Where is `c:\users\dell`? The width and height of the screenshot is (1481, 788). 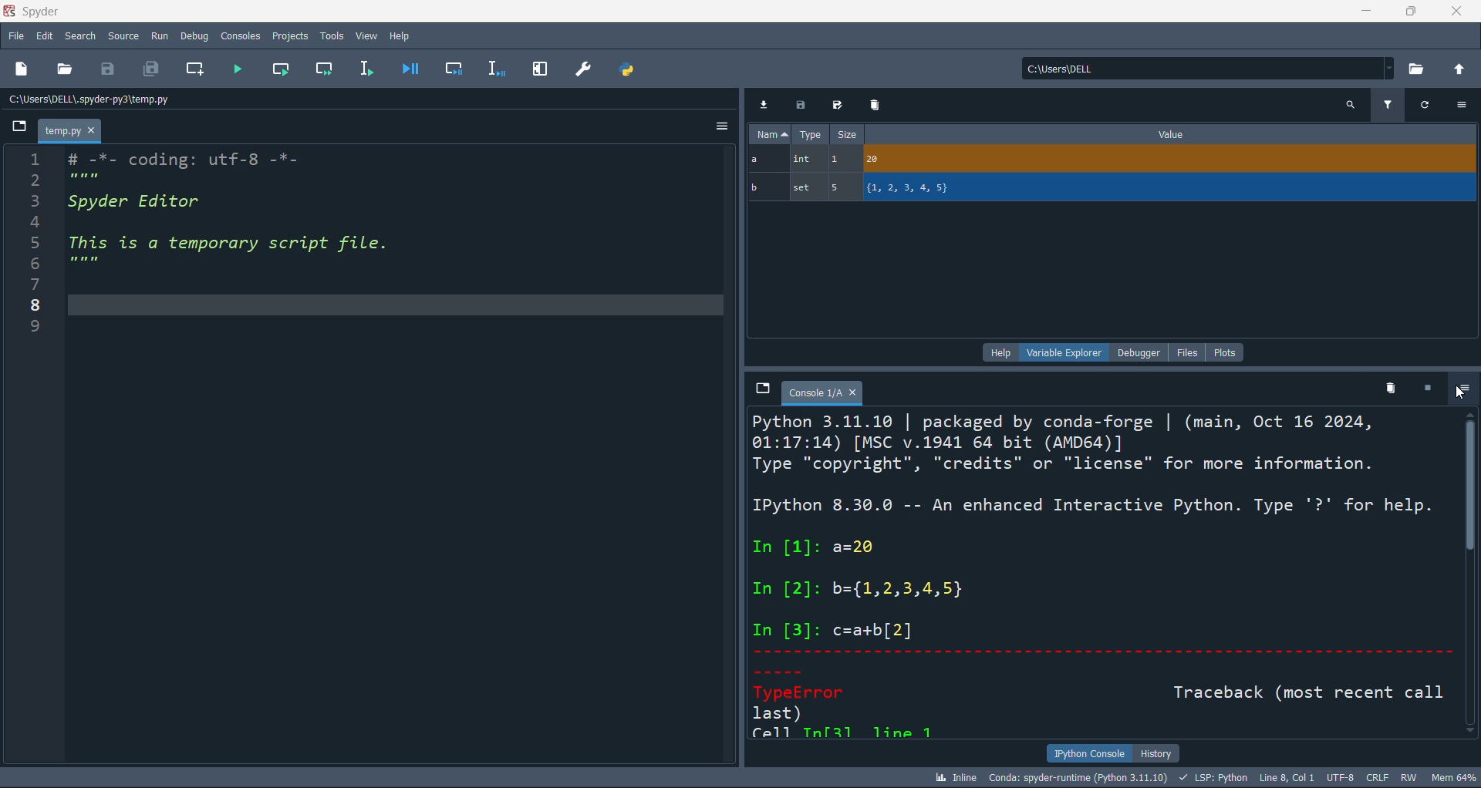 c:\users\dell is located at coordinates (1205, 66).